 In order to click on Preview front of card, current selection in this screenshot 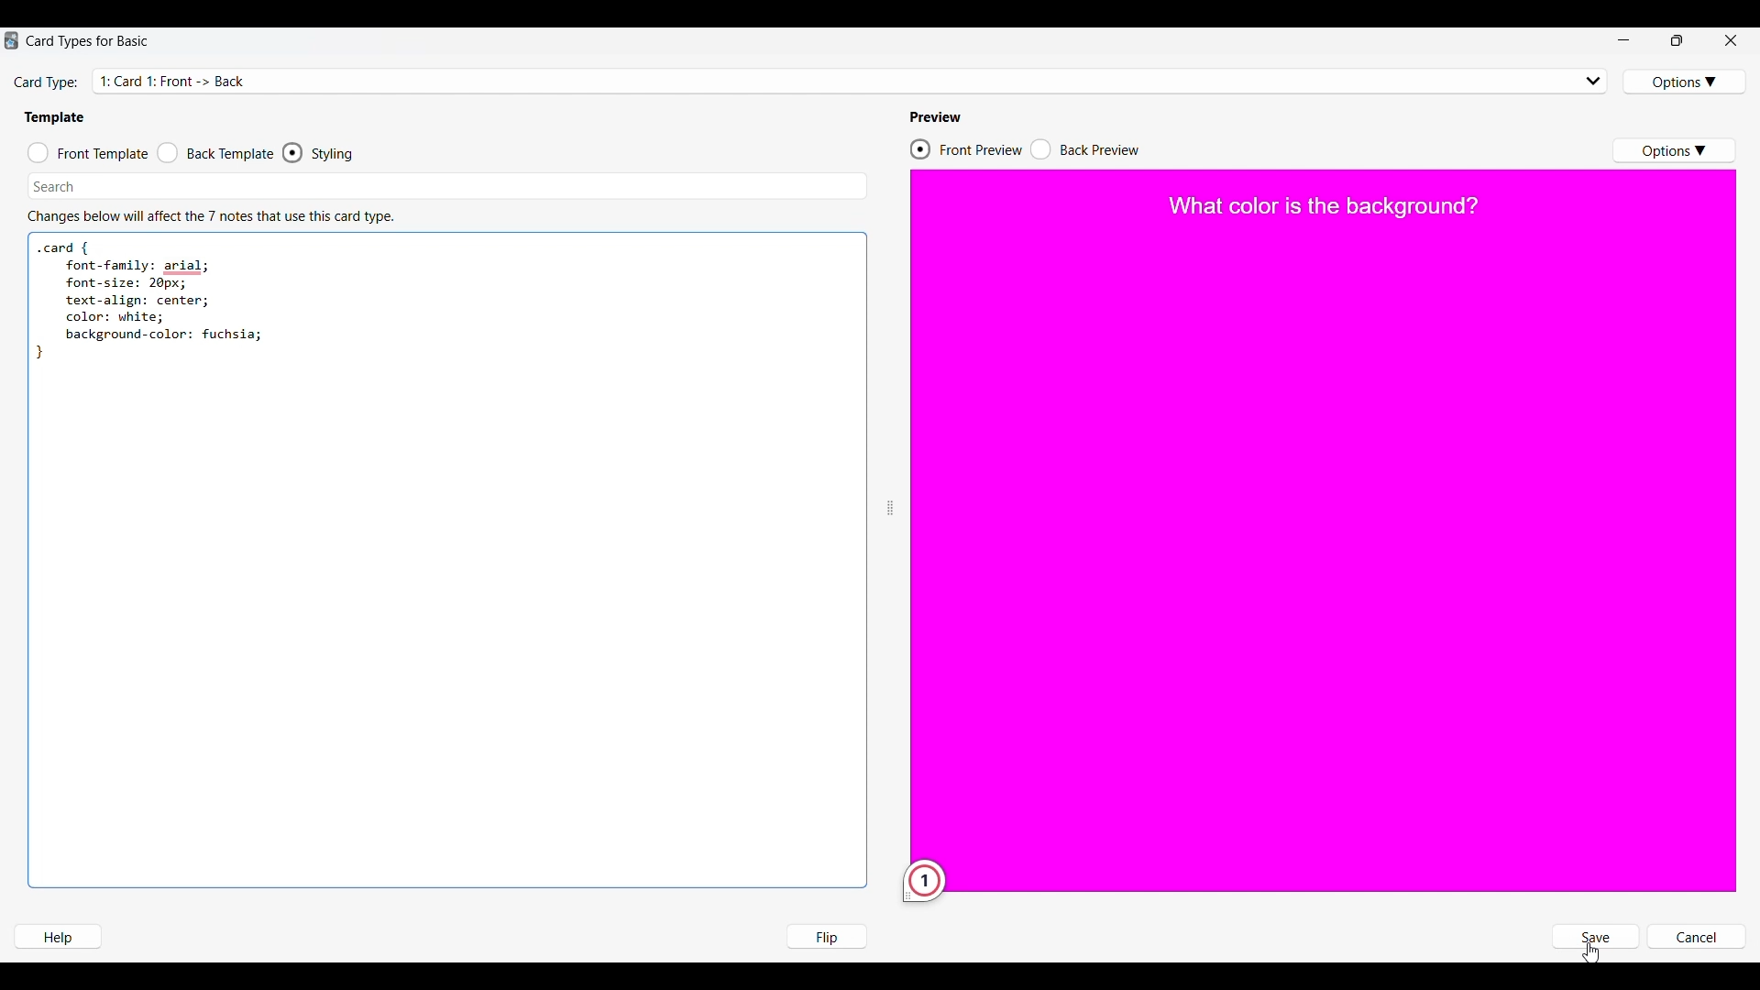, I will do `click(965, 149)`.